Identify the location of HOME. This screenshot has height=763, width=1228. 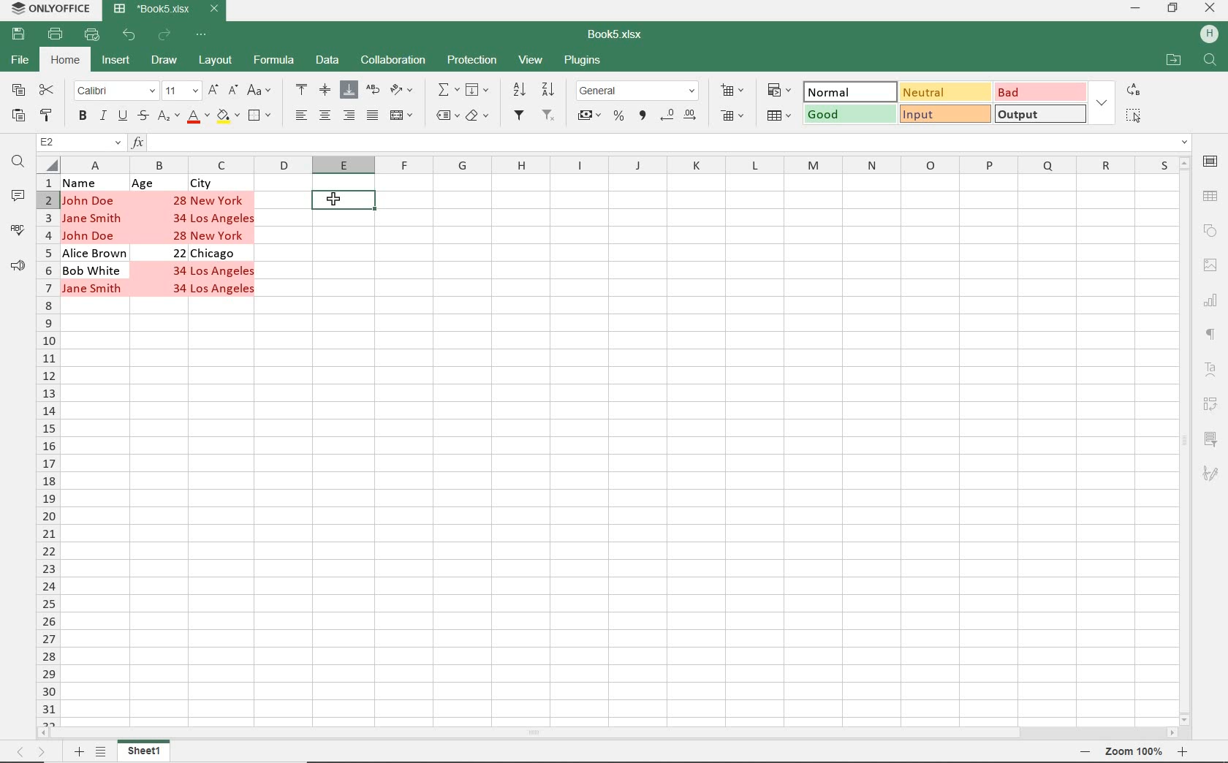
(64, 61).